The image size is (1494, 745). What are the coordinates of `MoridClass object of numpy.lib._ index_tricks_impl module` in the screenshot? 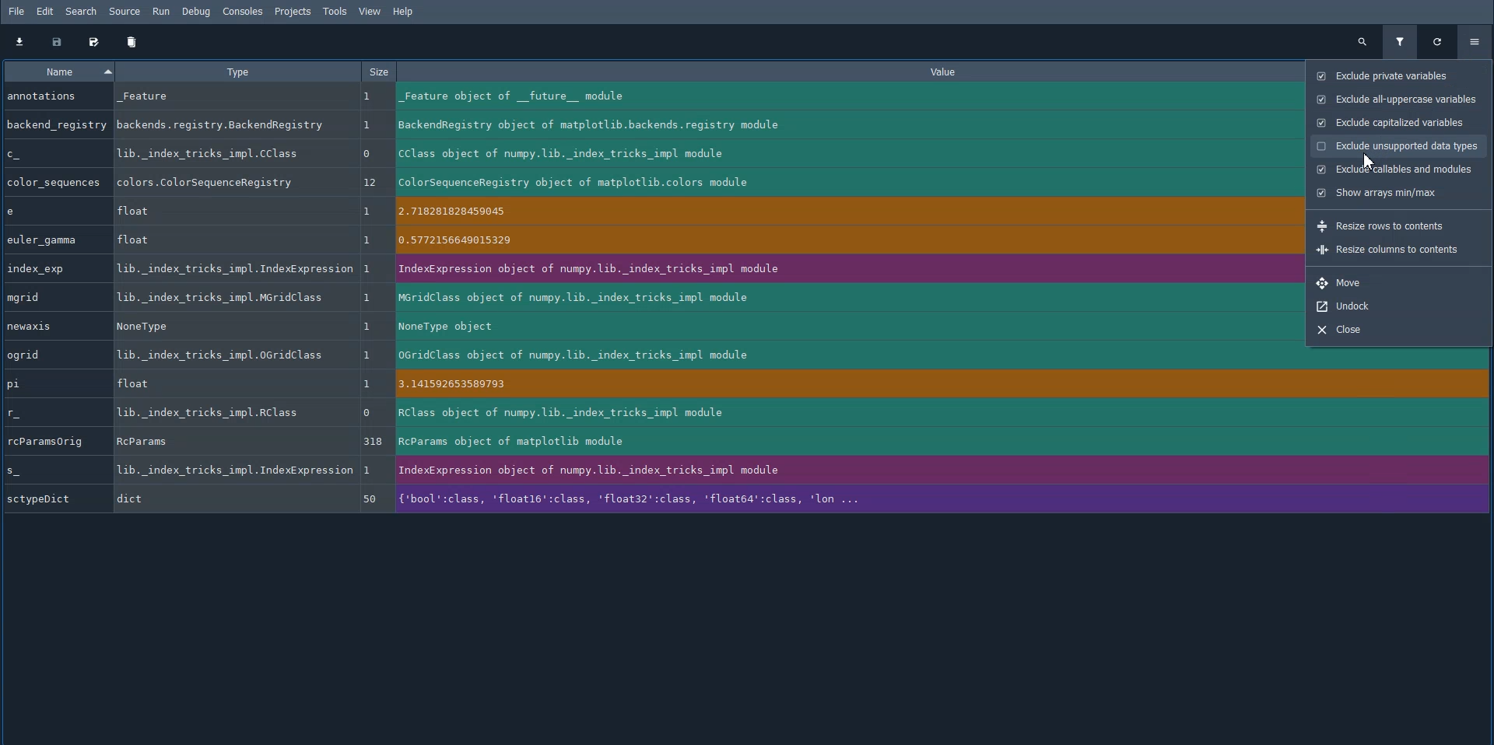 It's located at (840, 299).